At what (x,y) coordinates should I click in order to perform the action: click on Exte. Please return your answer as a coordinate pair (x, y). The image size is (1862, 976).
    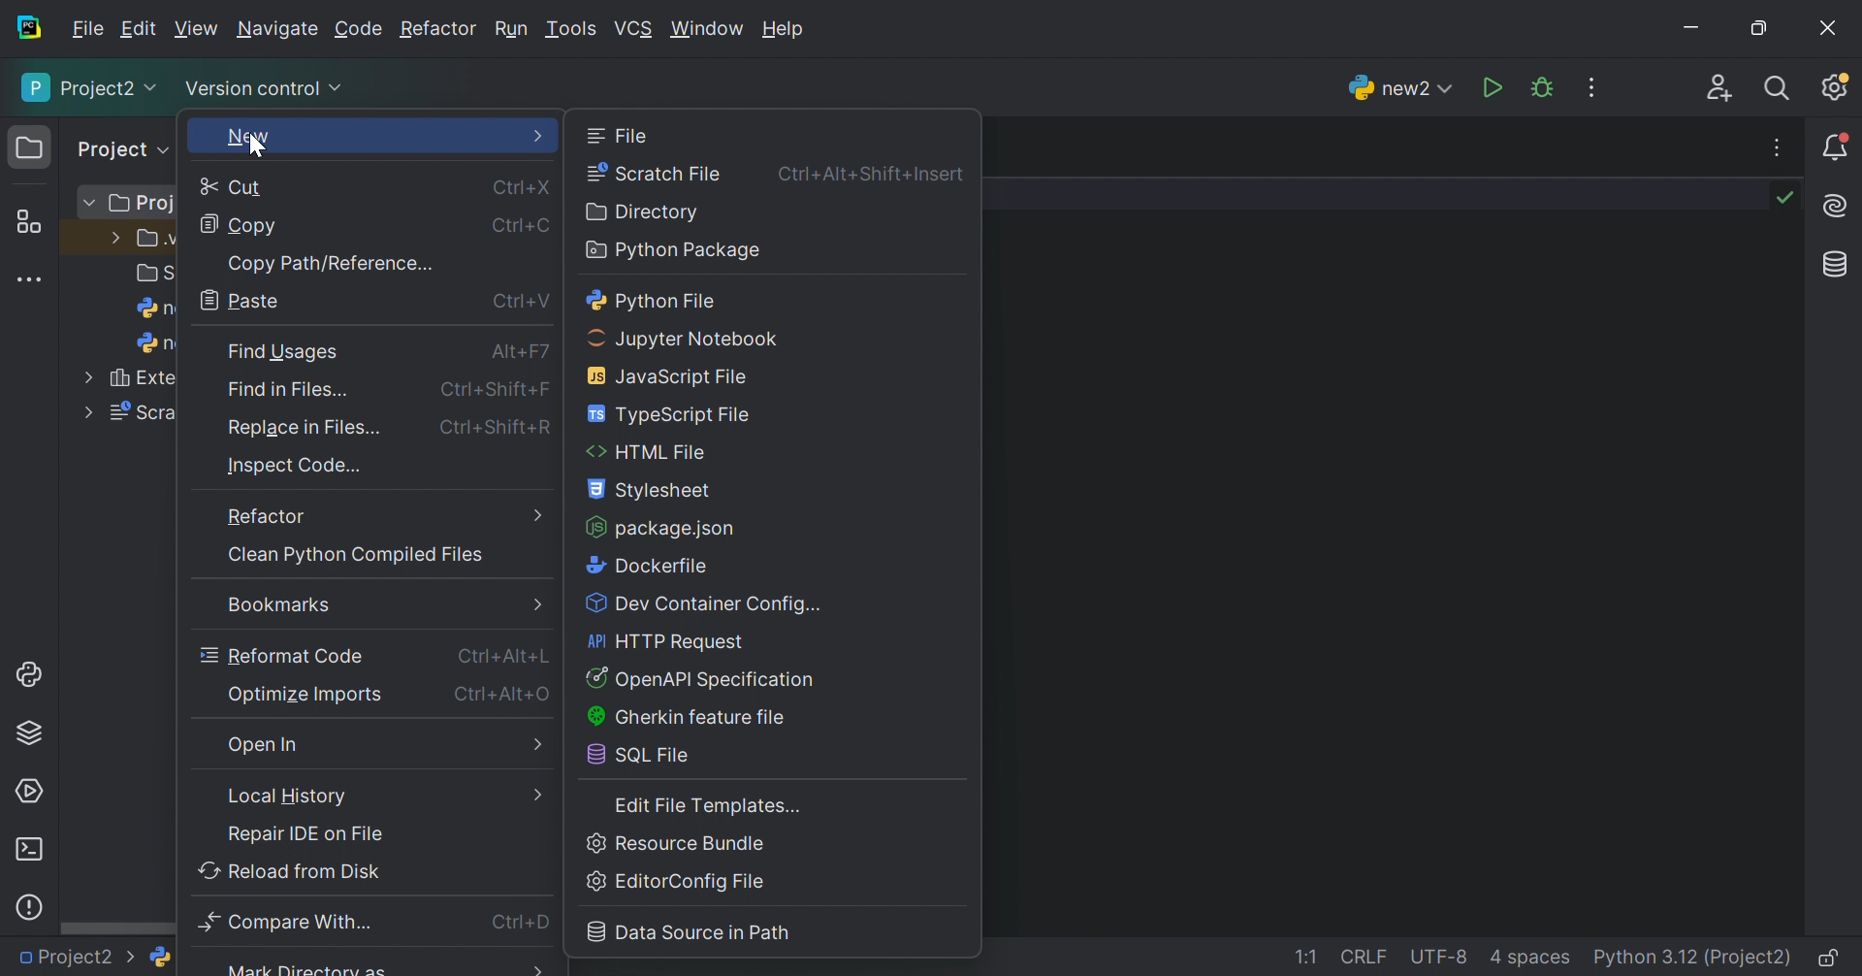
    Looking at the image, I should click on (139, 376).